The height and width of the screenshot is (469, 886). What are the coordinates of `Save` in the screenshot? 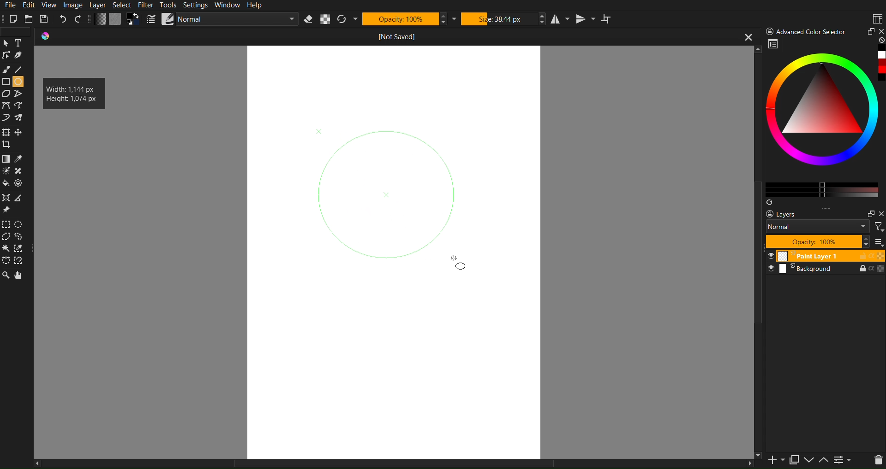 It's located at (47, 19).